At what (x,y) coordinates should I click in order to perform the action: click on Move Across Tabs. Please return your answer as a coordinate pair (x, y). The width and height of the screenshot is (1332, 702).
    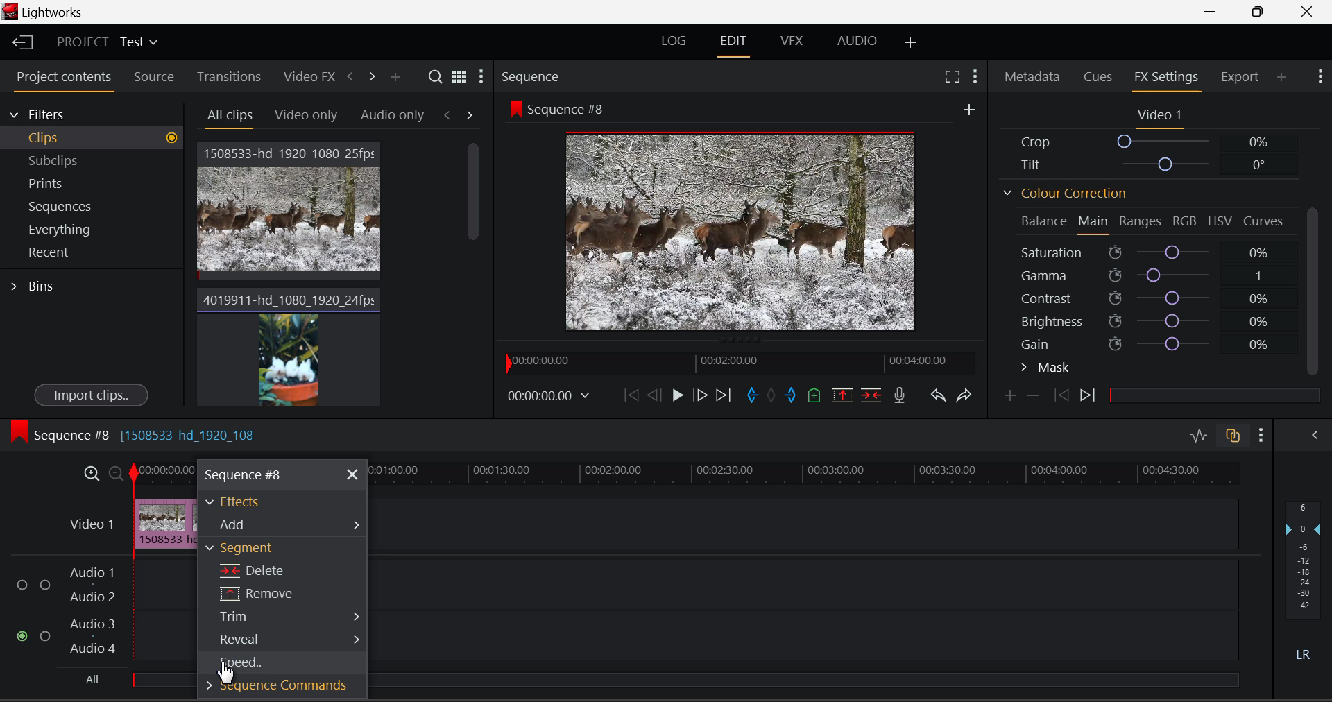
    Looking at the image, I should click on (361, 77).